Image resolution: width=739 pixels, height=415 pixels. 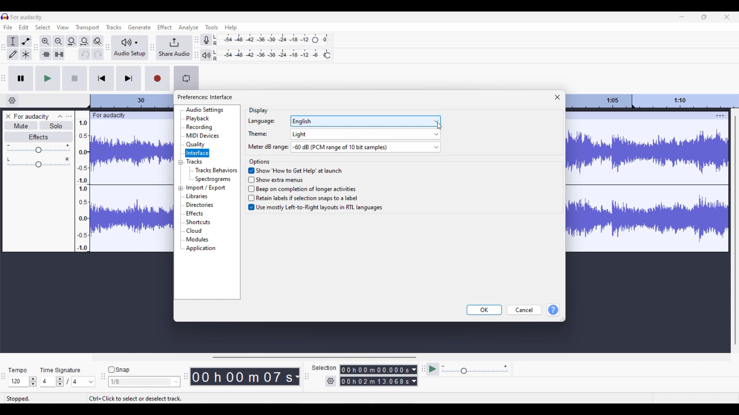 I want to click on Close interface, so click(x=727, y=17).